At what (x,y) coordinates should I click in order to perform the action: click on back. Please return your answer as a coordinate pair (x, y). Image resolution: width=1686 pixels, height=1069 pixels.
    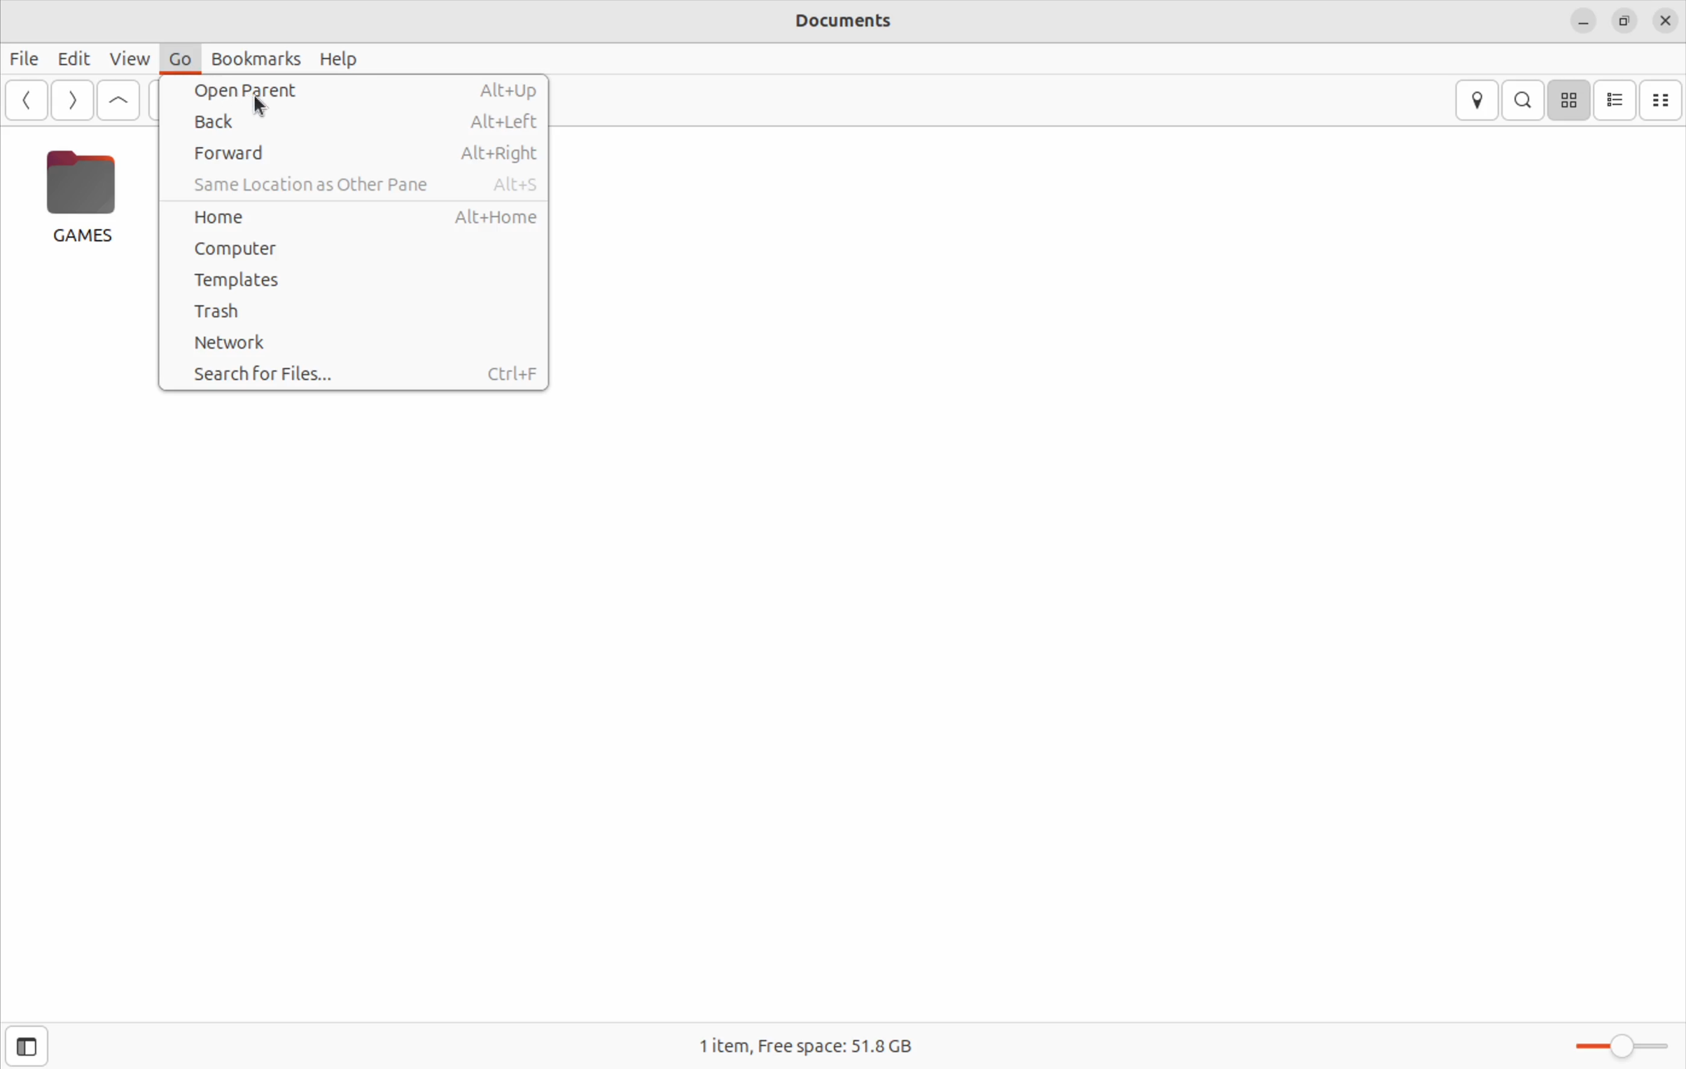
    Looking at the image, I should click on (356, 120).